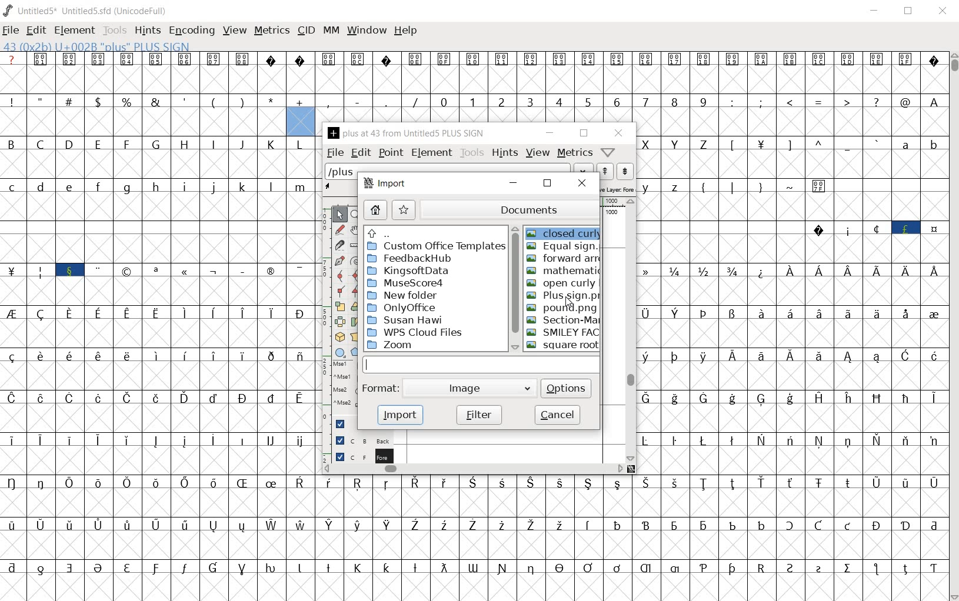 The width and height of the screenshot is (959, 601). I want to click on restore, so click(585, 134).